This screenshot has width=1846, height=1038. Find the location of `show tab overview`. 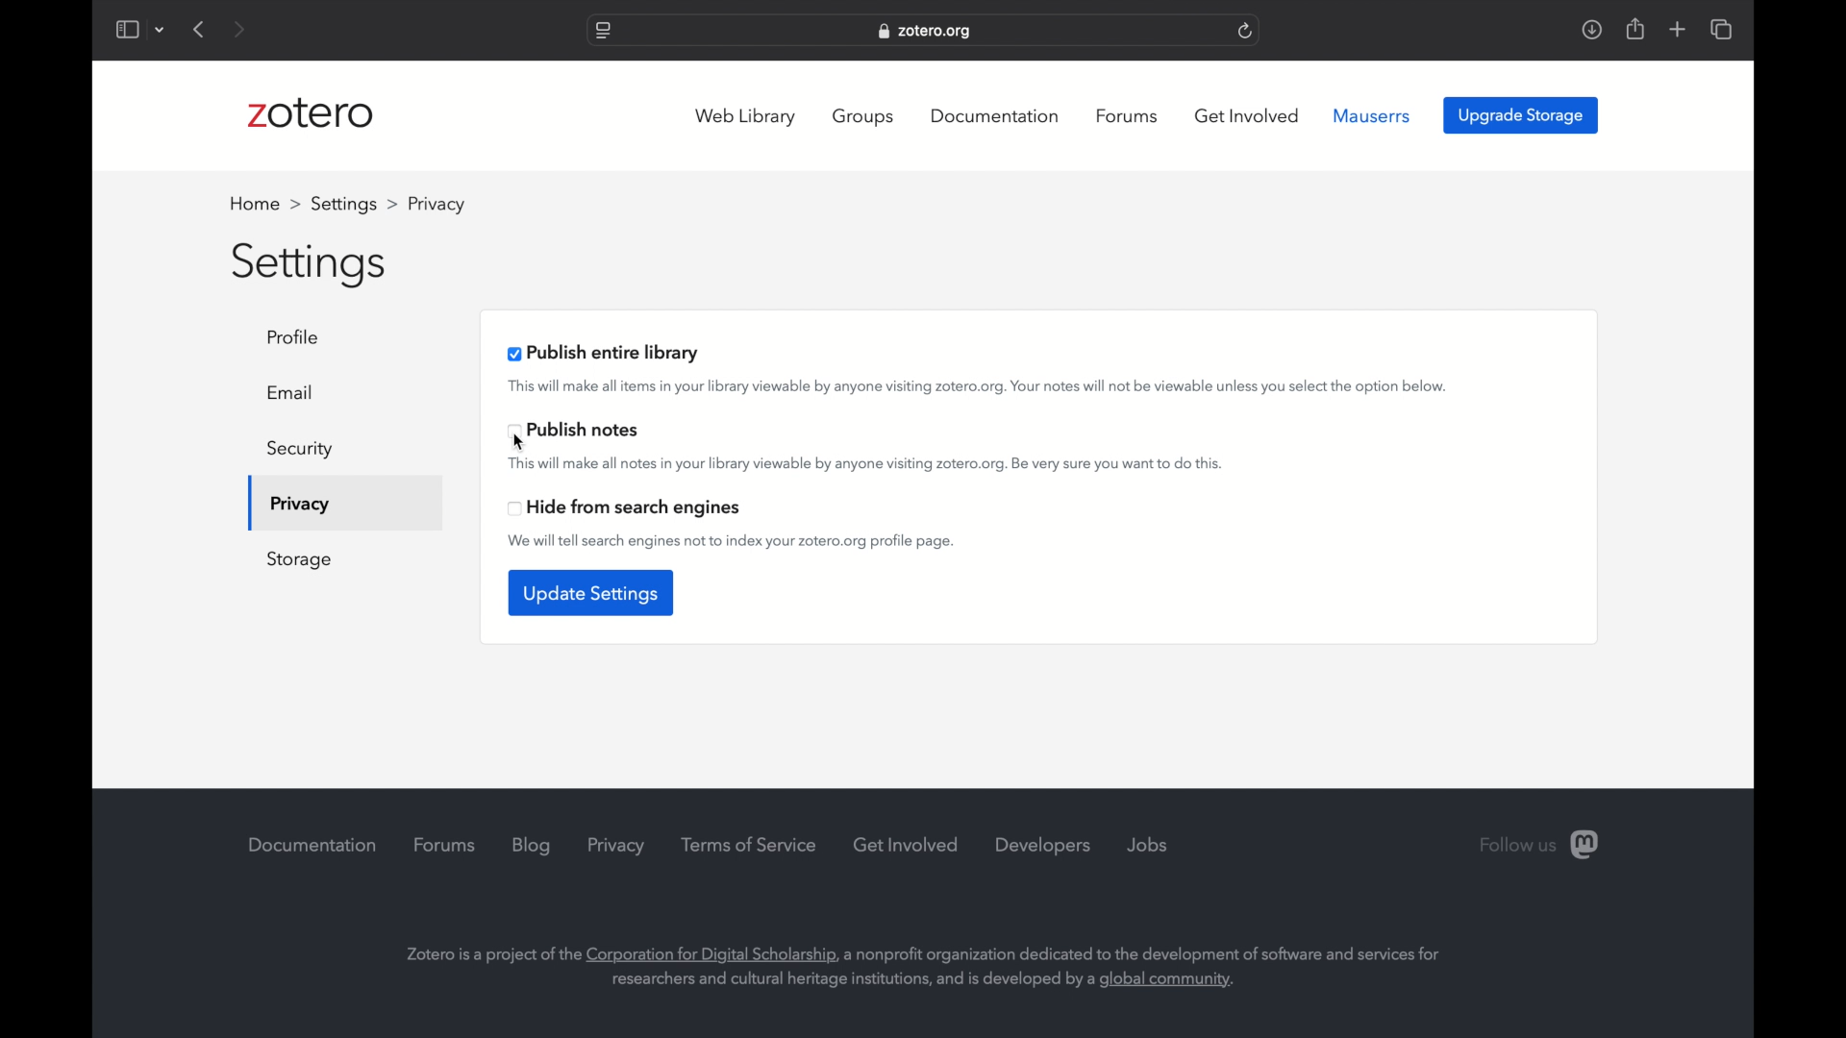

show tab overview is located at coordinates (1721, 29).